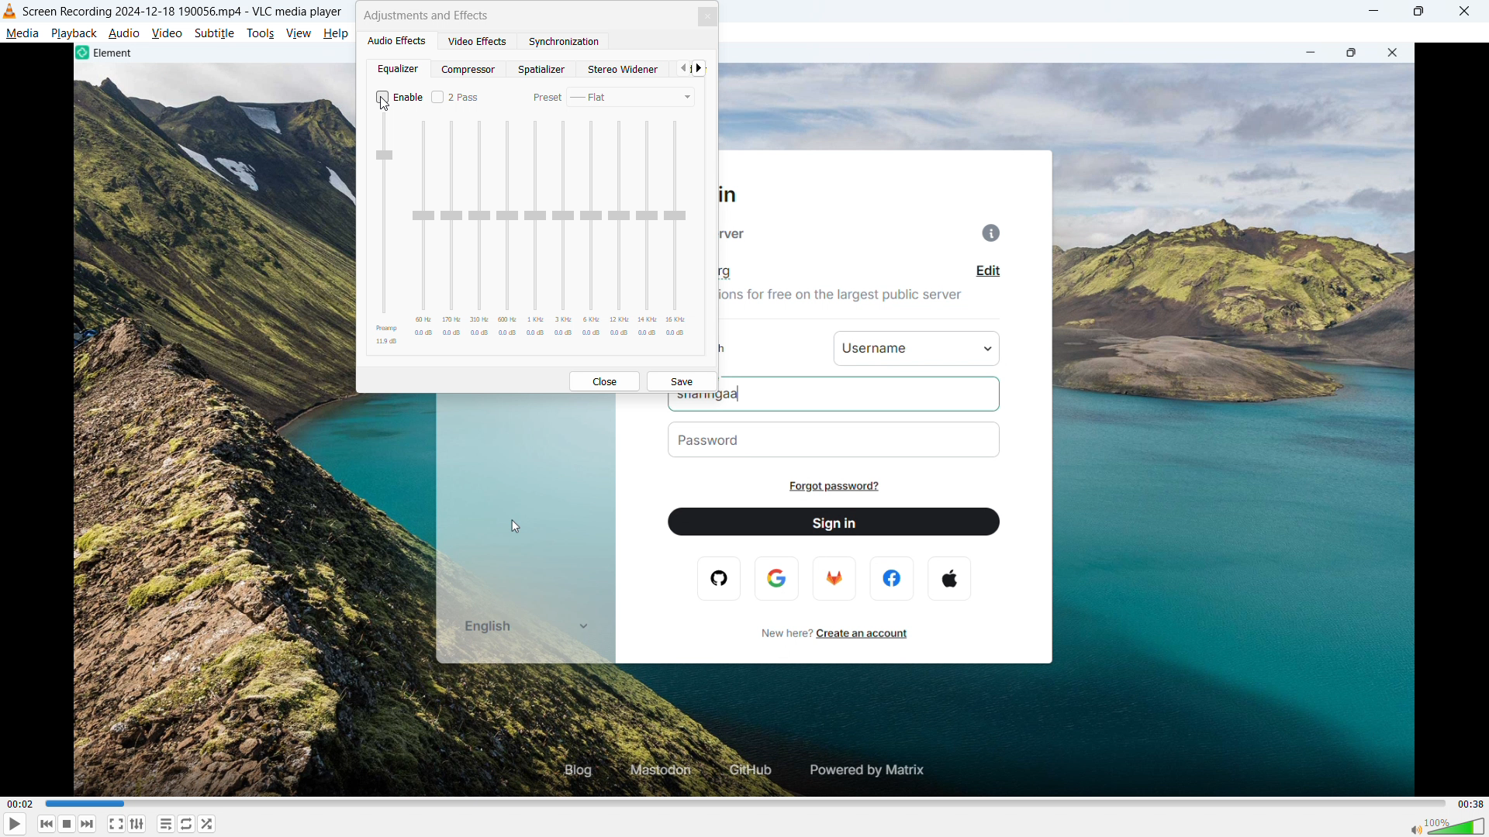 The width and height of the screenshot is (1489, 837). I want to click on Maximize , so click(1421, 12).